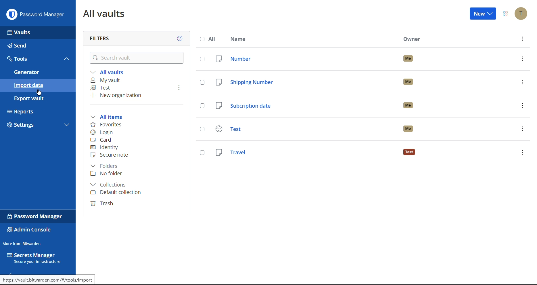 Image resolution: width=537 pixels, height=285 pixels. Describe the element at coordinates (117, 96) in the screenshot. I see `New organization` at that location.